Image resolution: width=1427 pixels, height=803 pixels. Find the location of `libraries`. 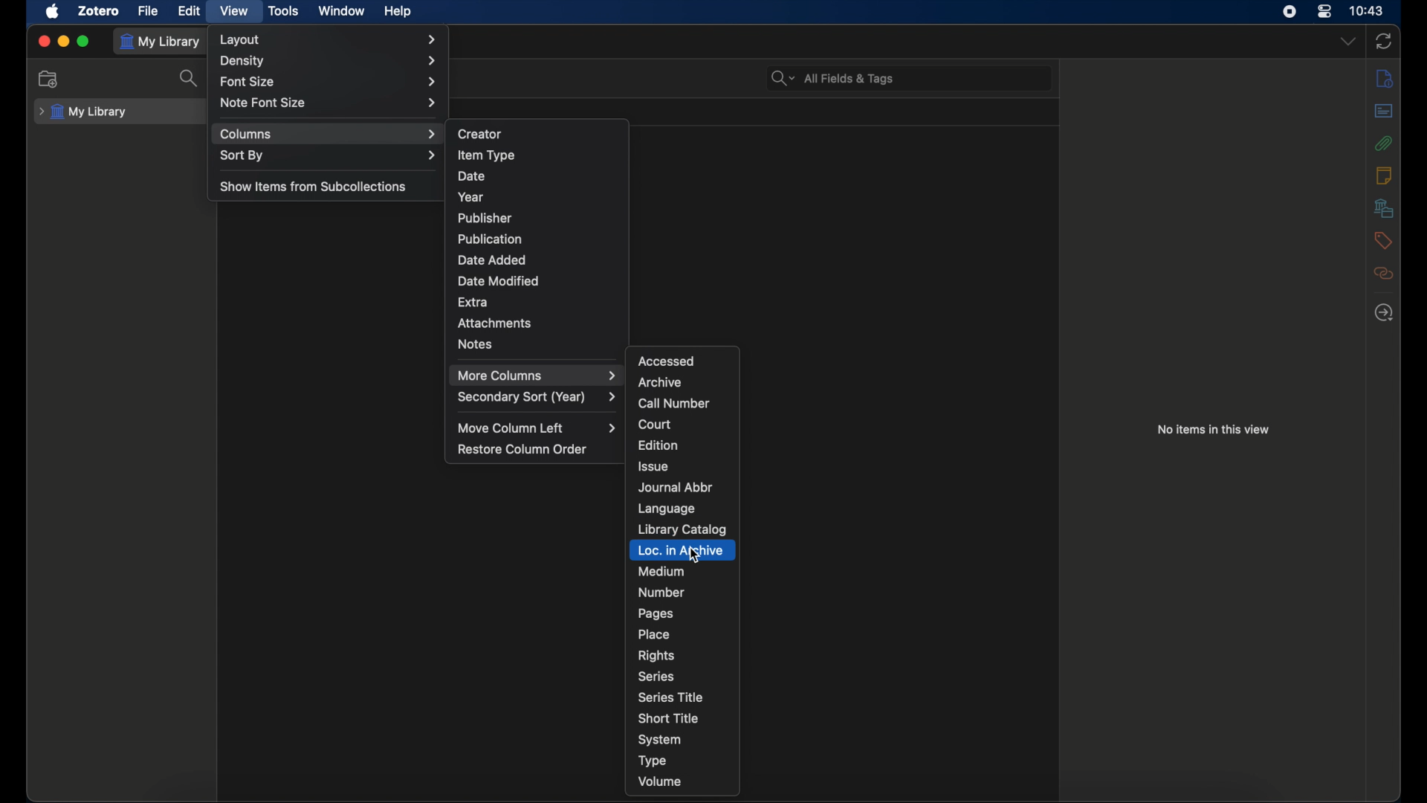

libraries is located at coordinates (1383, 207).